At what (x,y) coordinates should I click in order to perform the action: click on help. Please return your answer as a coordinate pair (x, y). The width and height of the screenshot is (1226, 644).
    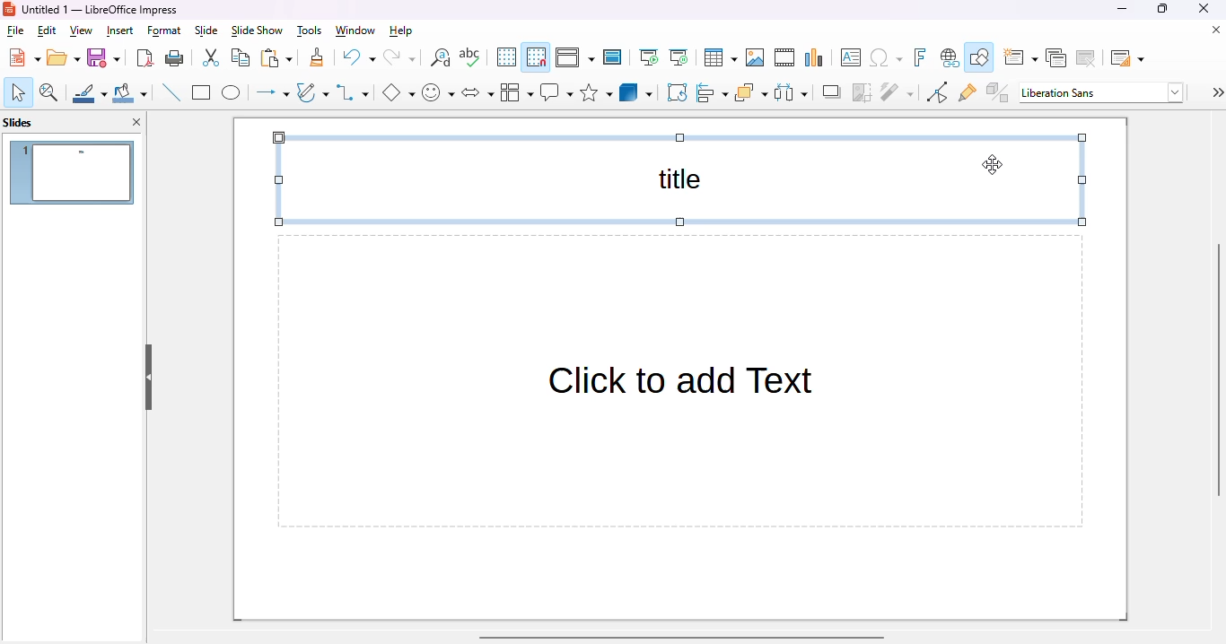
    Looking at the image, I should click on (401, 31).